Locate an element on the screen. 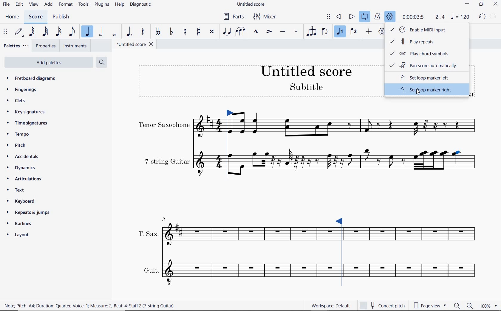 The height and width of the screenshot is (311, 501). PLAYBACK SETTINGS is located at coordinates (390, 17).